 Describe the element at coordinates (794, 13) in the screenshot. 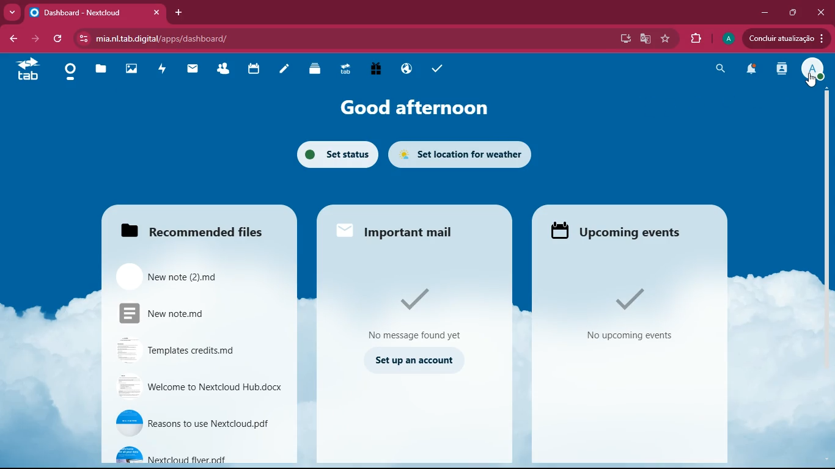

I see `maximize` at that location.